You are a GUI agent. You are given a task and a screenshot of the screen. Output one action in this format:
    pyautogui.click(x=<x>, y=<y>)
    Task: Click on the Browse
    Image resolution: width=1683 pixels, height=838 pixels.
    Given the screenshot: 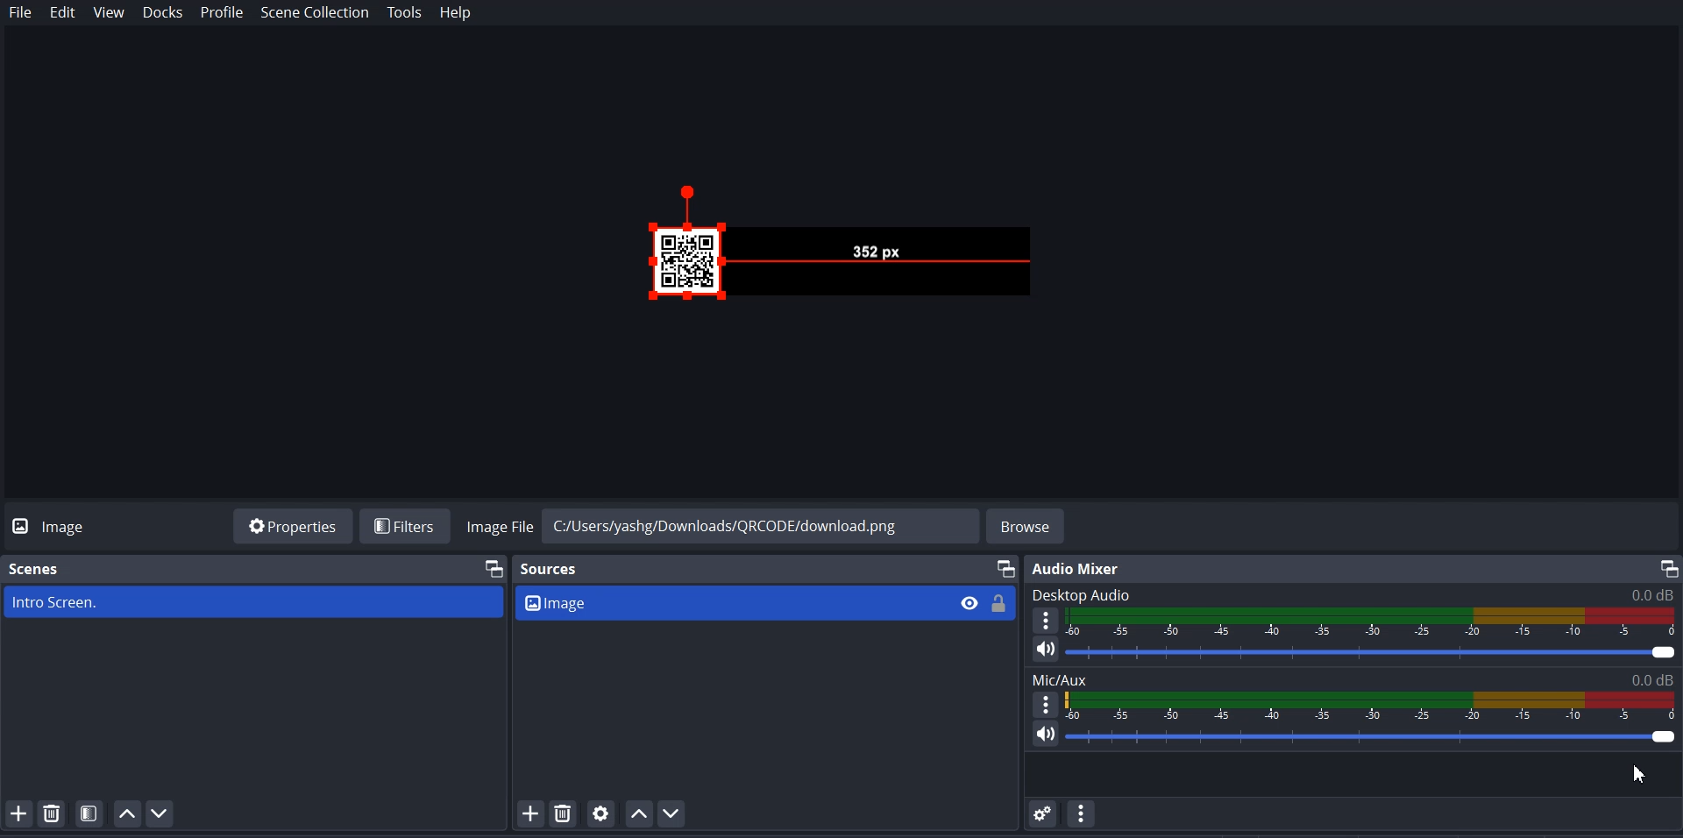 What is the action you would take?
    pyautogui.click(x=1027, y=526)
    